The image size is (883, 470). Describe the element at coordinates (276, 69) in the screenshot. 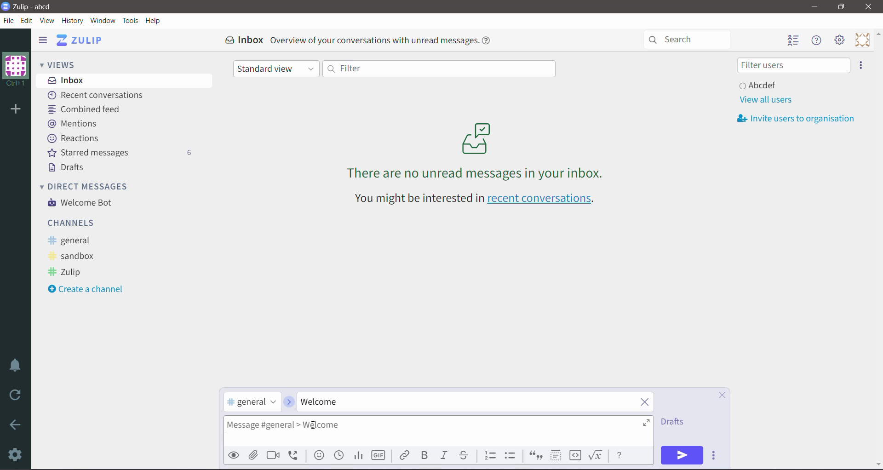

I see `Standard view` at that location.